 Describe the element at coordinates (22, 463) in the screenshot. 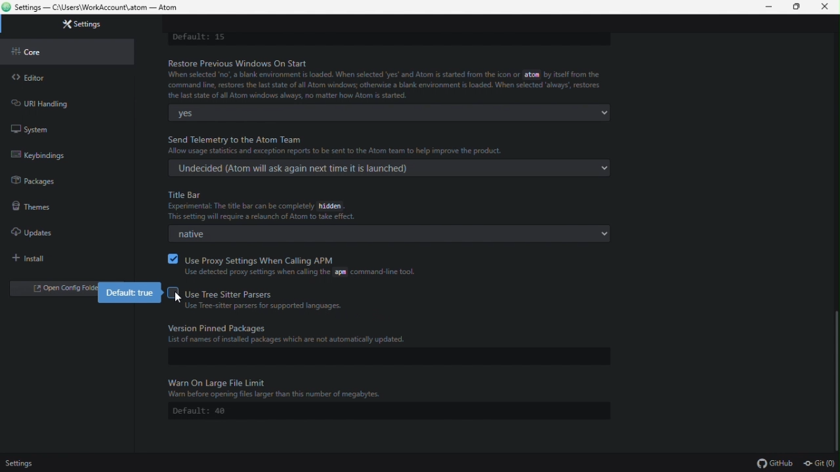

I see `Settings` at that location.